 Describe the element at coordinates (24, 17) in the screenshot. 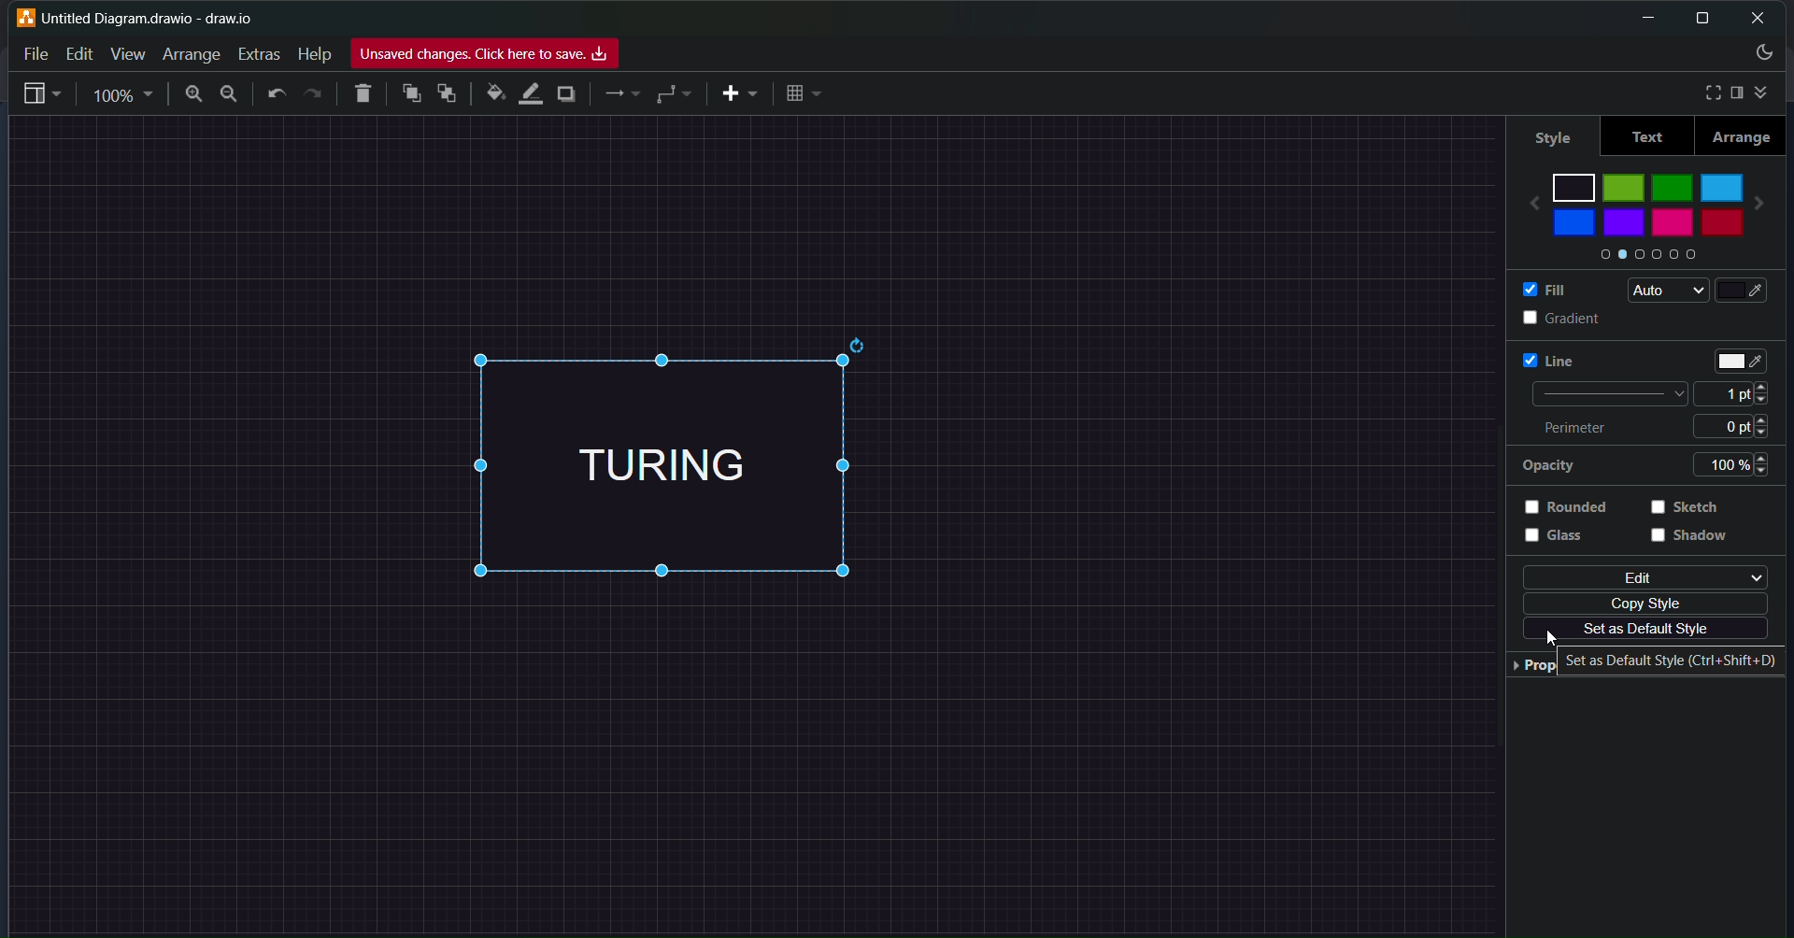

I see `logo` at that location.